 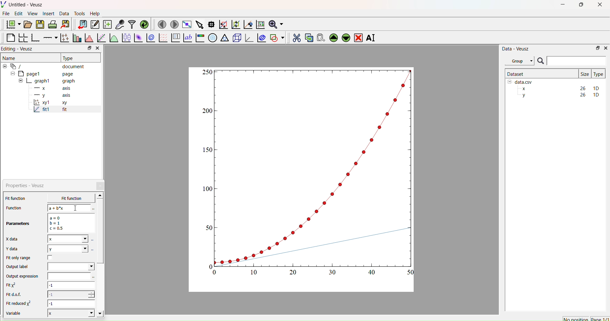 What do you see at coordinates (6, 13) in the screenshot?
I see `File` at bounding box center [6, 13].